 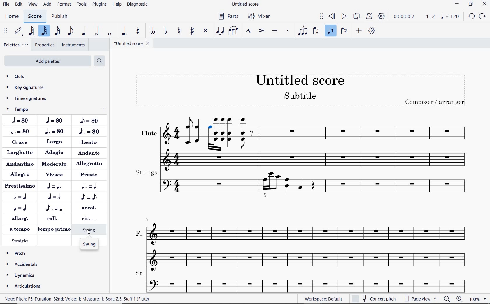 I want to click on edit, so click(x=18, y=4).